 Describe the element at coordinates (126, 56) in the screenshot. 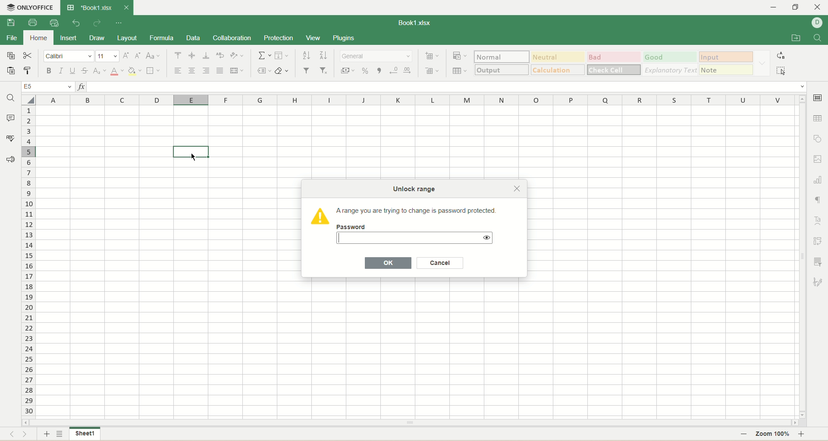

I see `increase size` at that location.